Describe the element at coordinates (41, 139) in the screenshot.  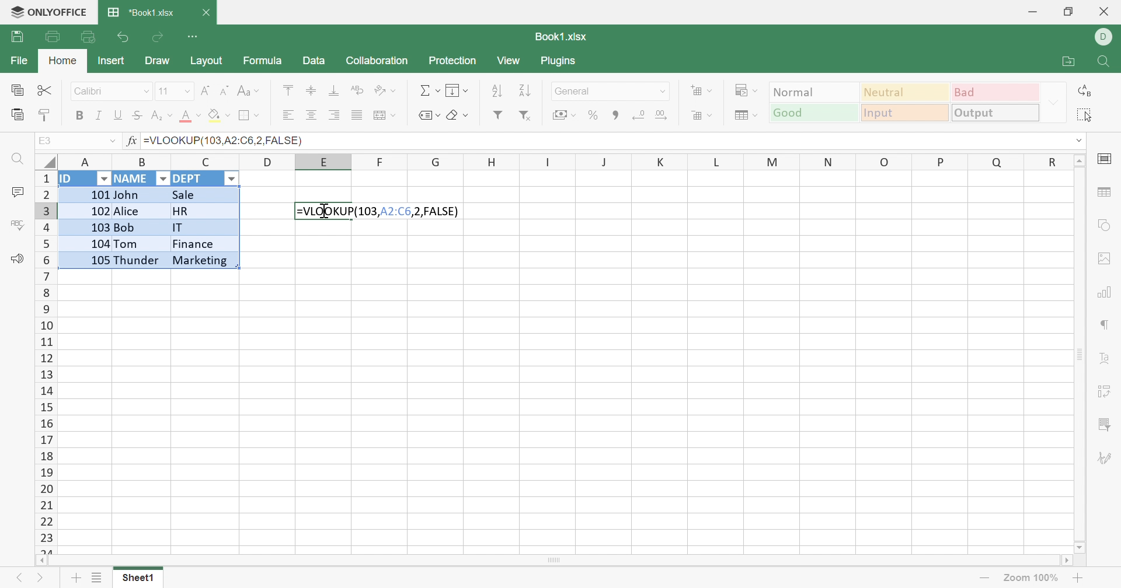
I see `E3` at that location.